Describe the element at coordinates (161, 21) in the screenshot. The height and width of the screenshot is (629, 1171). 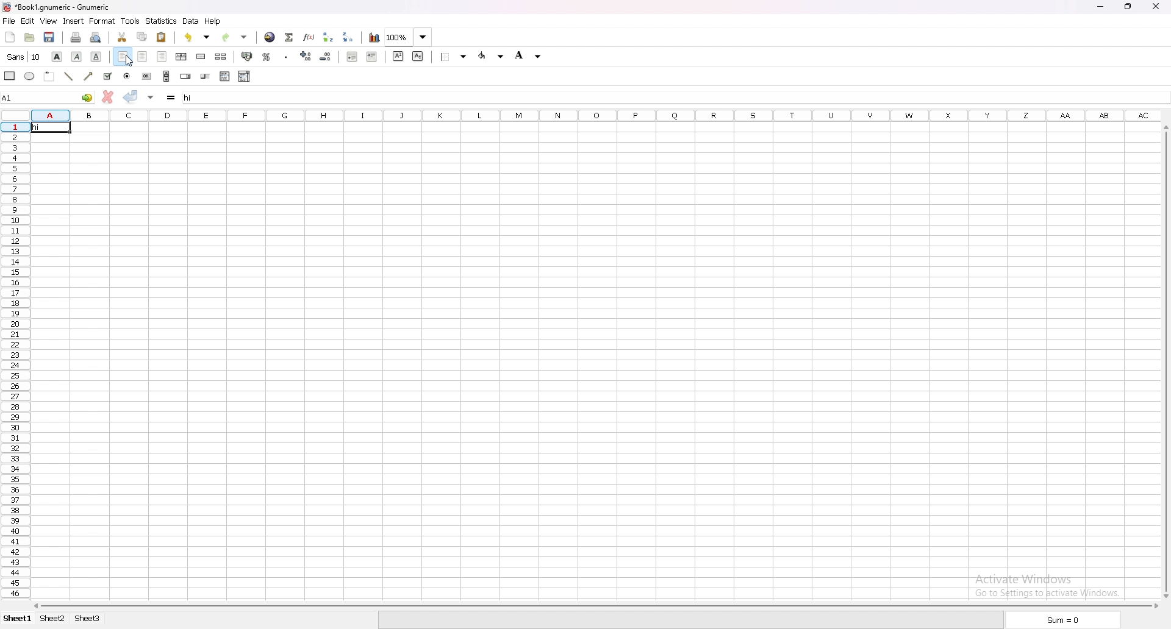
I see `statistics` at that location.